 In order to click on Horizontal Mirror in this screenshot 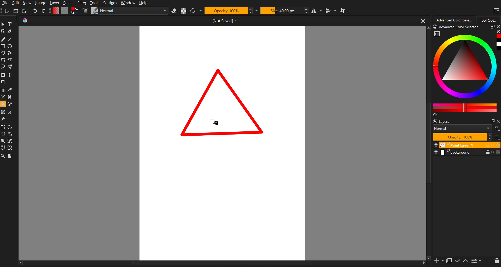, I will do `click(317, 11)`.